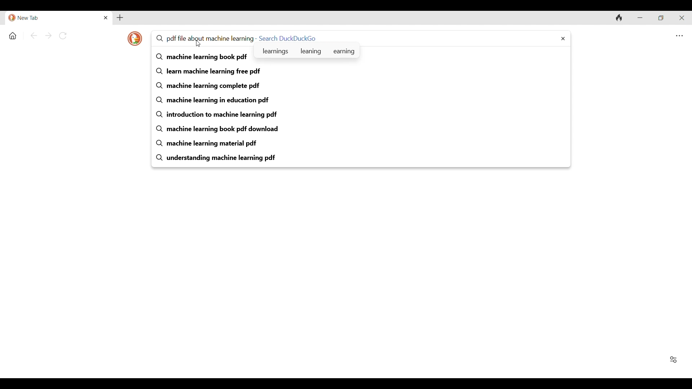 This screenshot has width=692, height=389. I want to click on earning, so click(344, 50).